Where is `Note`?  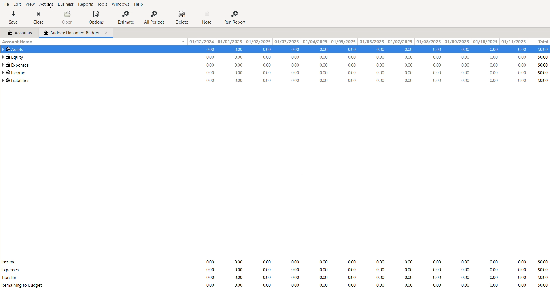
Note is located at coordinates (208, 17).